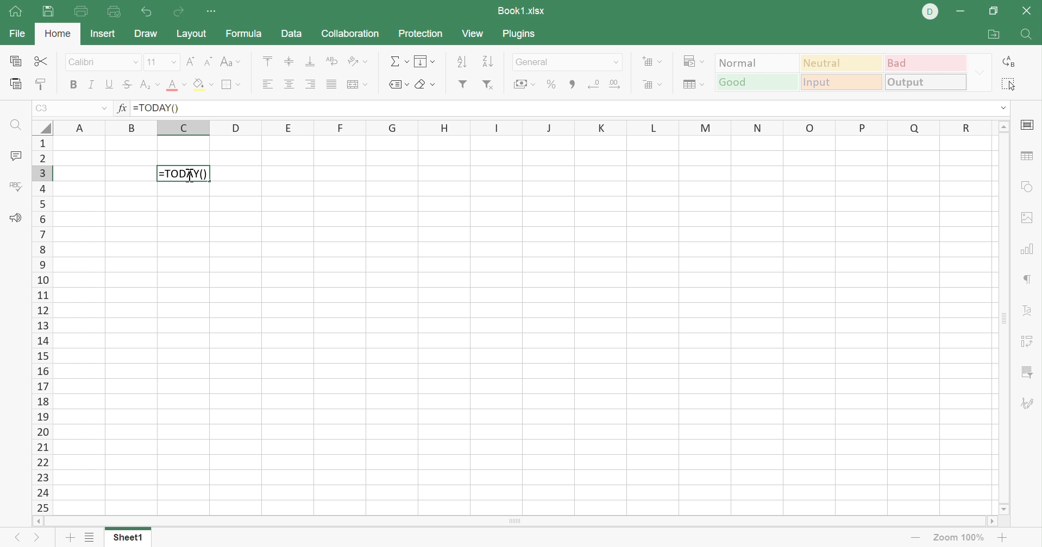  Describe the element at coordinates (40, 521) in the screenshot. I see `move left` at that location.